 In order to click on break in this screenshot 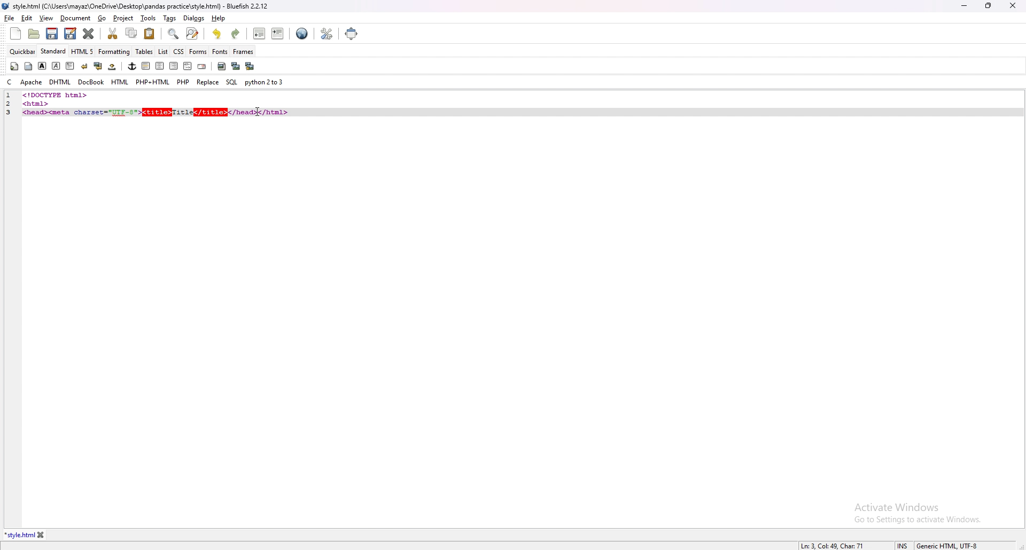, I will do `click(84, 66)`.